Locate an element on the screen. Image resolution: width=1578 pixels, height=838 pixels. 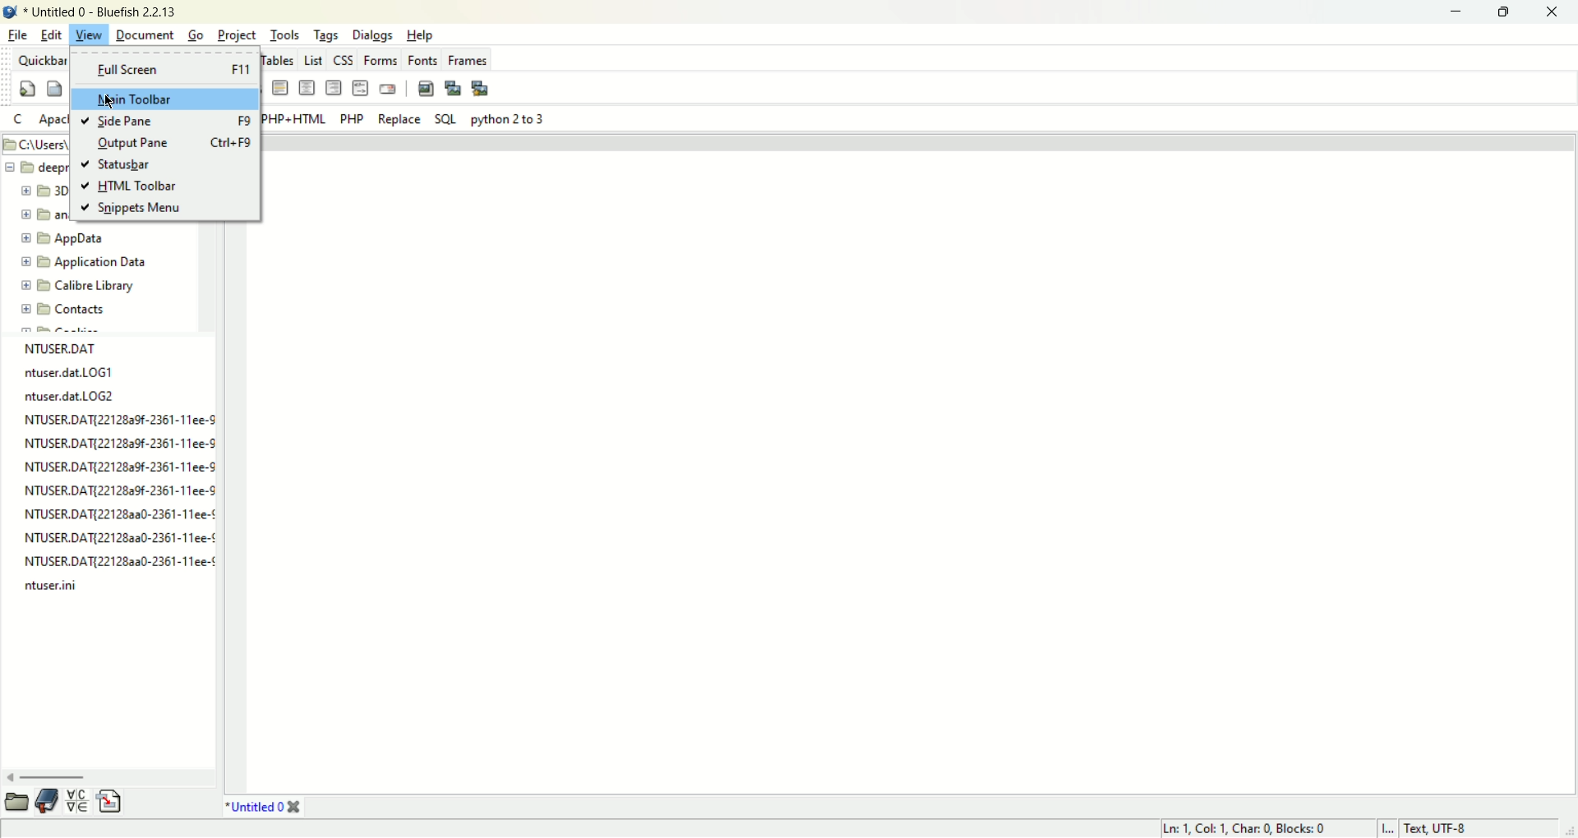
NTUSER.DAT{22128a9f-2361-11ee-" is located at coordinates (118, 467).